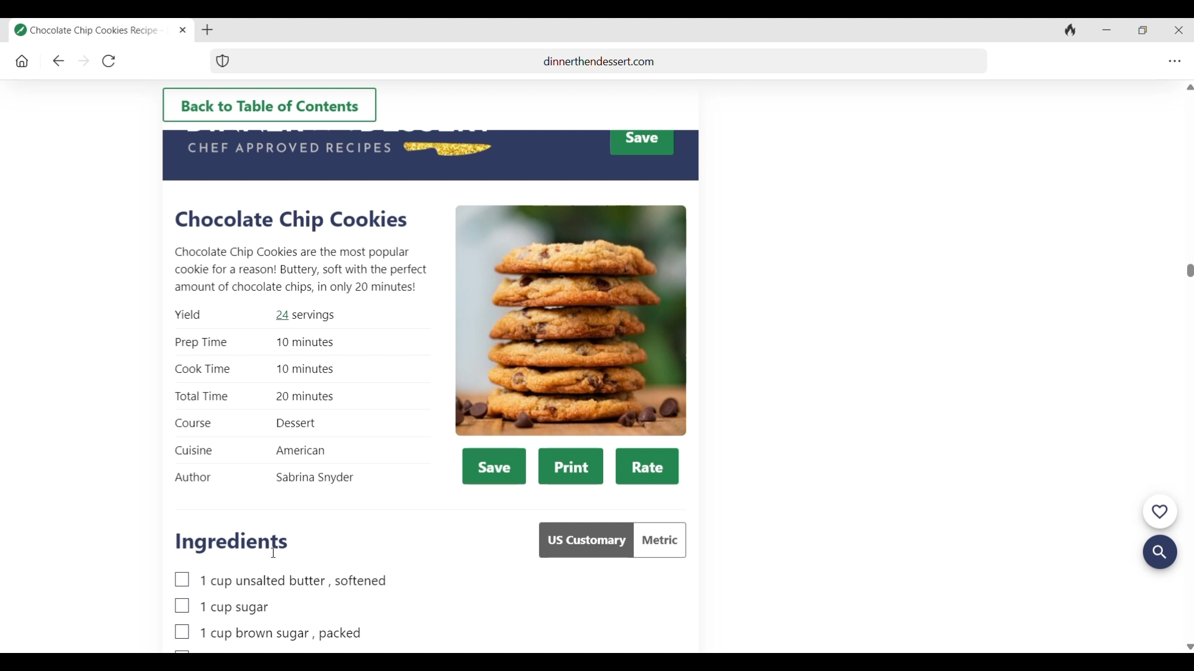  I want to click on Knife silhouette, so click(447, 148).